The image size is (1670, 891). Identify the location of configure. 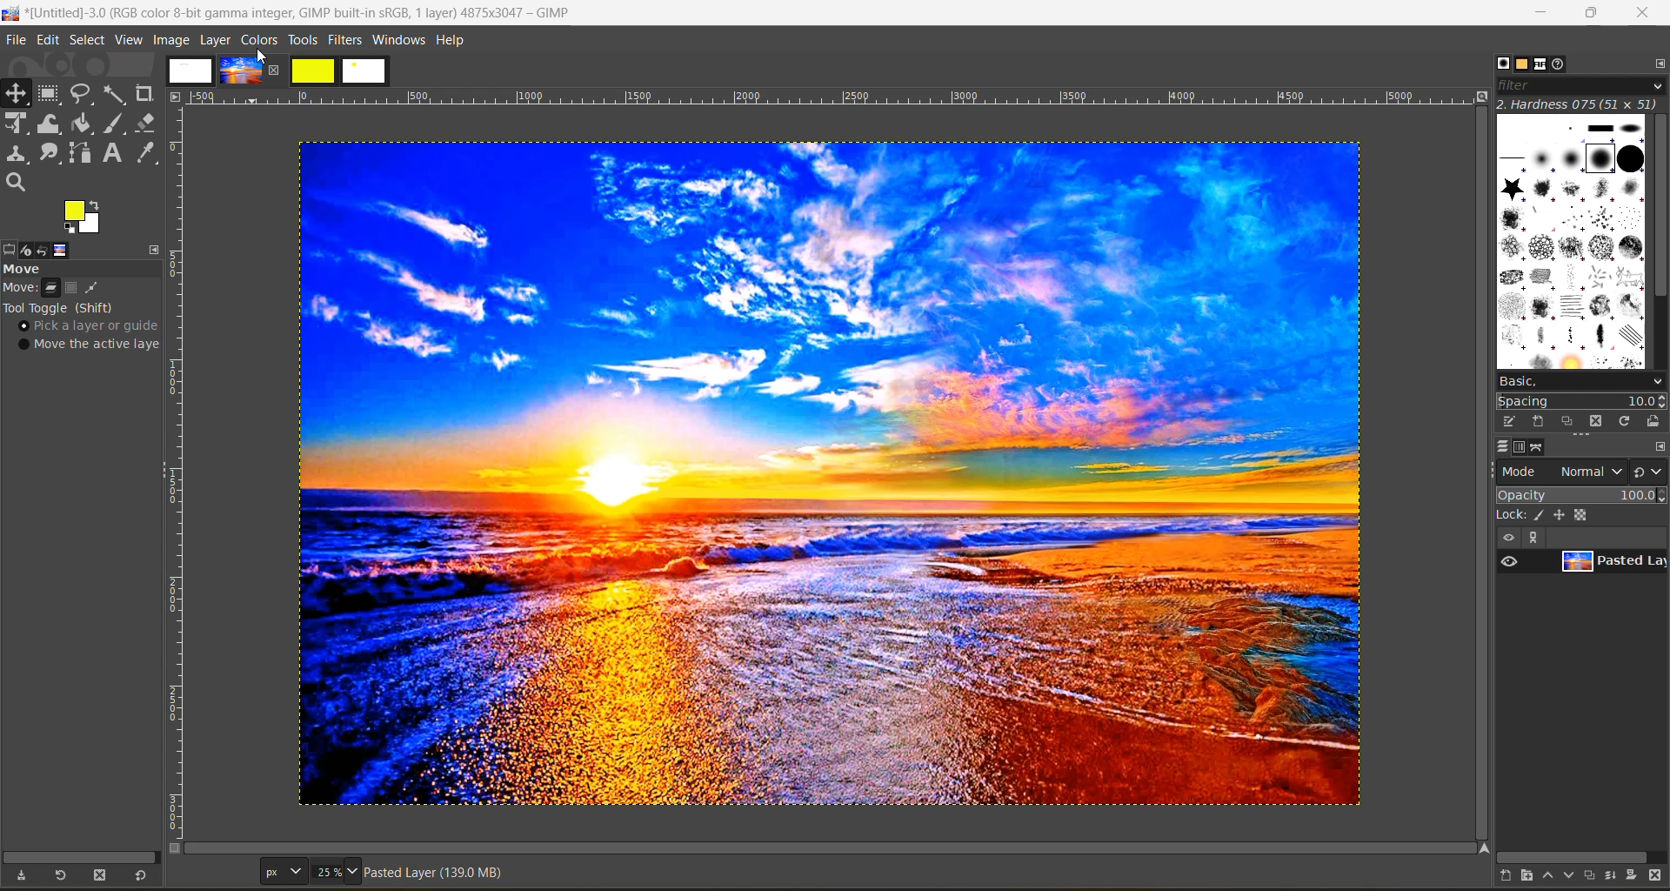
(1656, 63).